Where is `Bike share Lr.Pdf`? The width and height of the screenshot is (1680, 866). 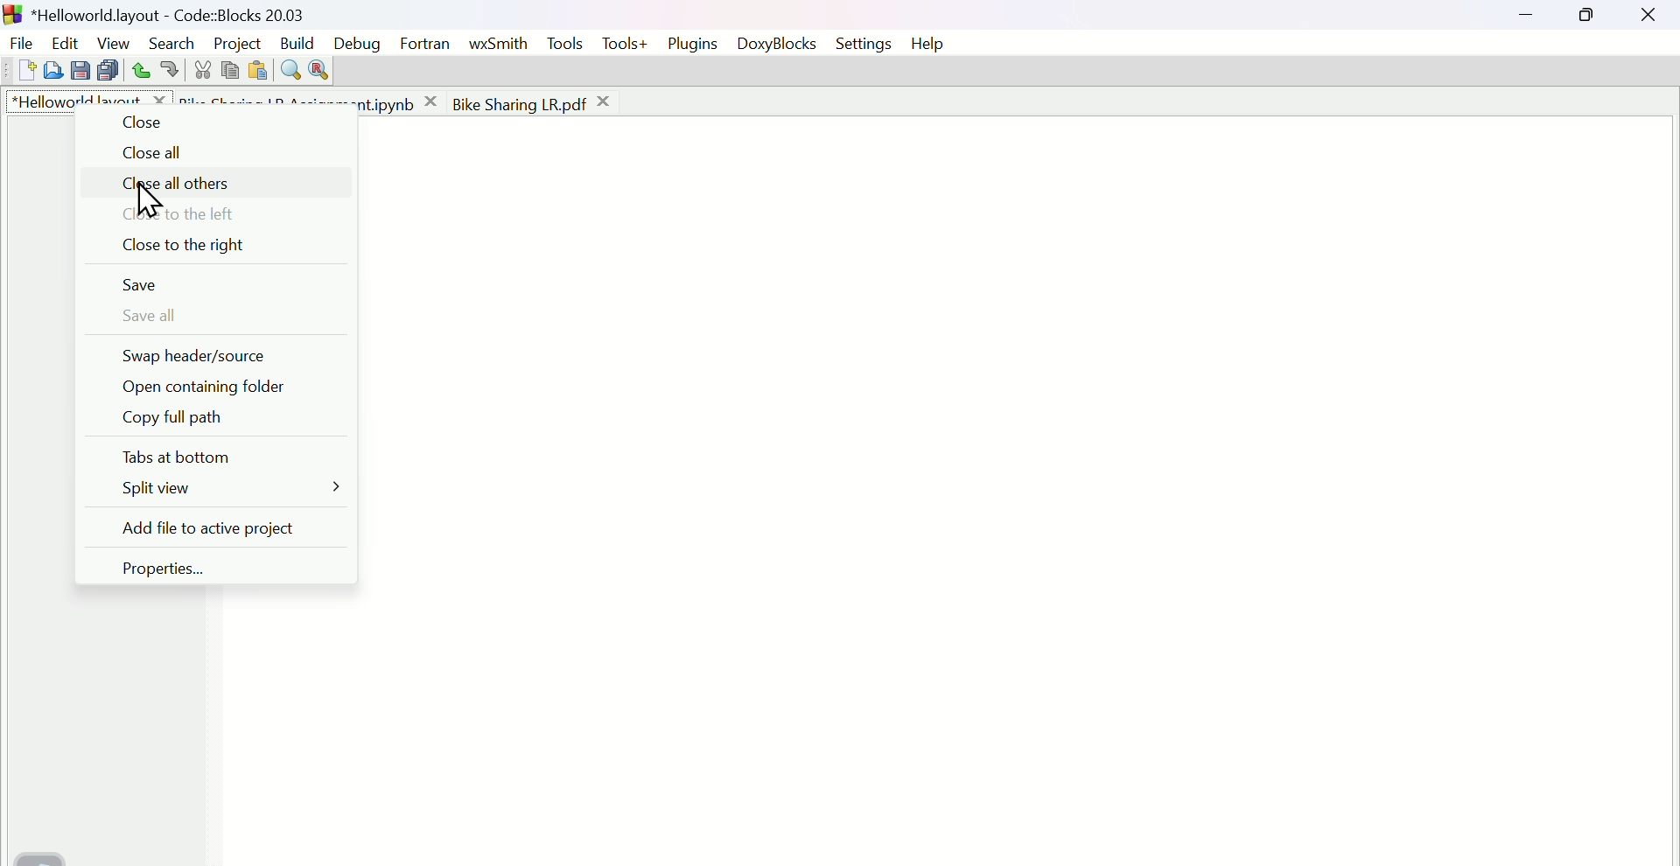
Bike share Lr.Pdf is located at coordinates (534, 102).